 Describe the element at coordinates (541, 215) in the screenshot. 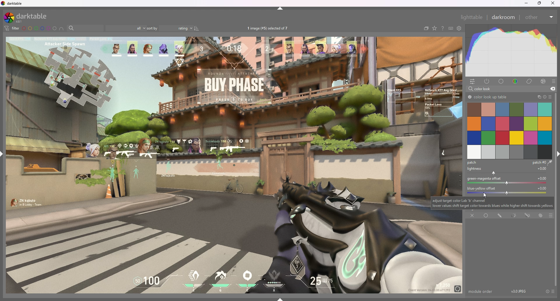

I see `raster mask` at that location.